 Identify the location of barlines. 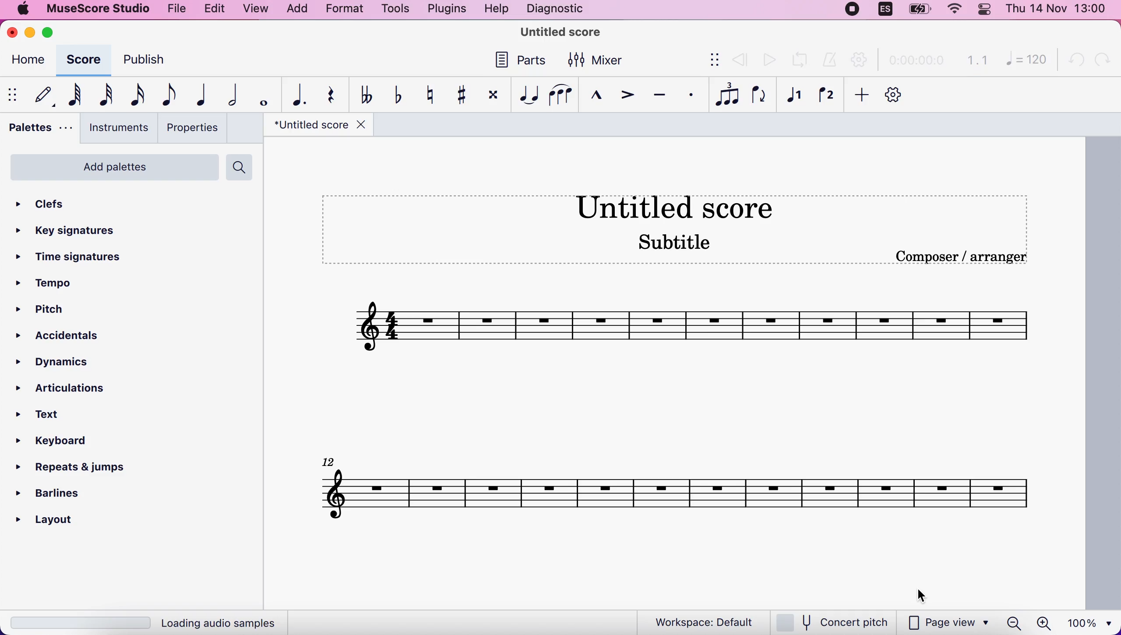
(49, 494).